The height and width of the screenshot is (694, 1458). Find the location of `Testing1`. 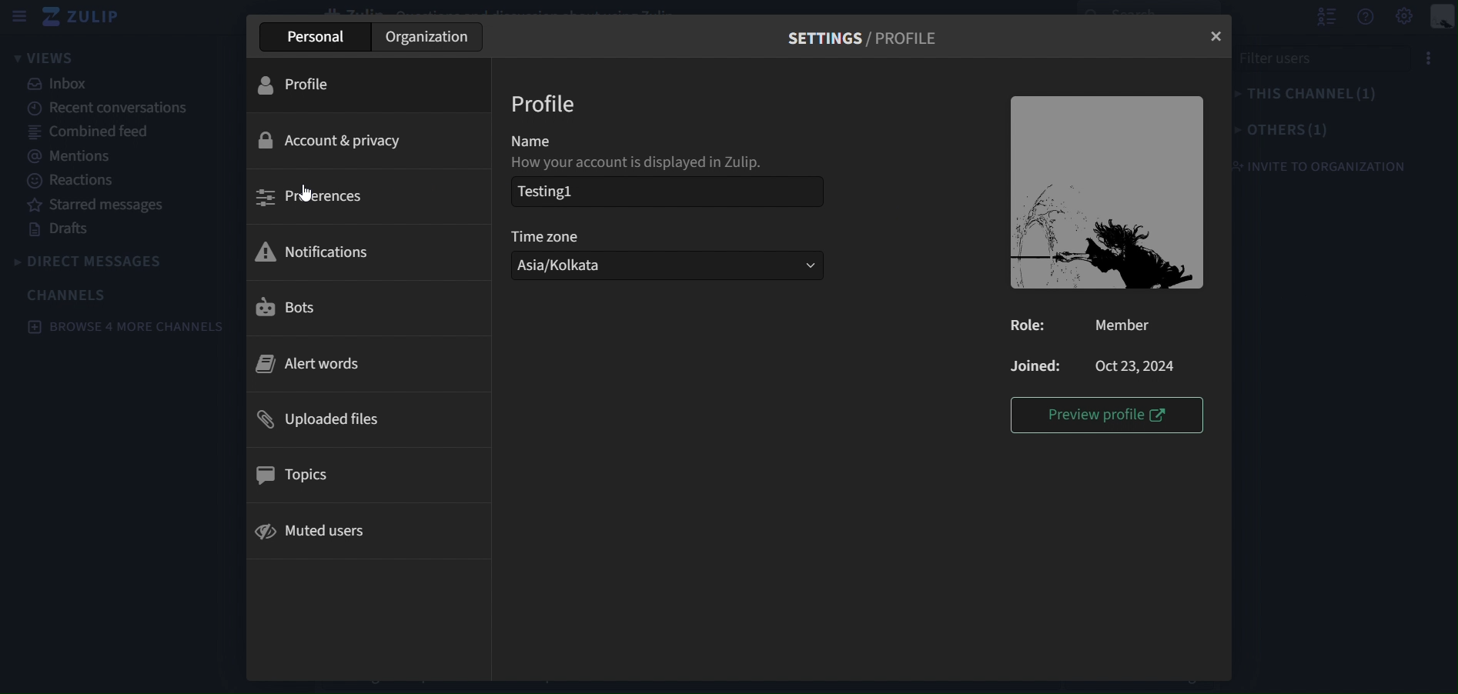

Testing1 is located at coordinates (667, 190).